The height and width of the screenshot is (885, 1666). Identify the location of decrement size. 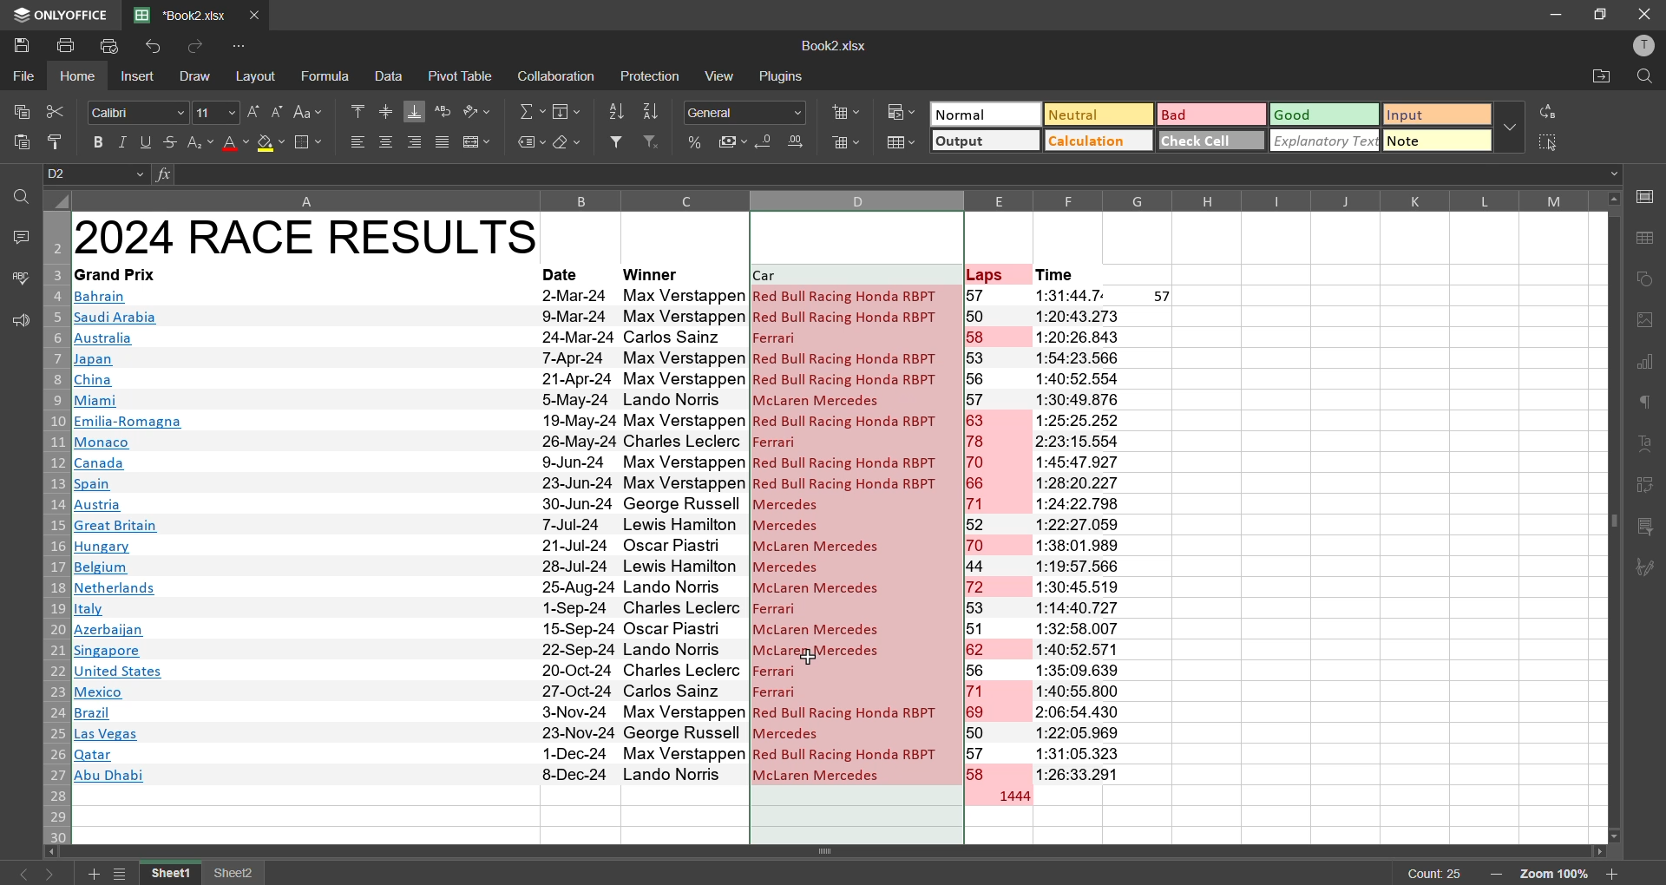
(276, 111).